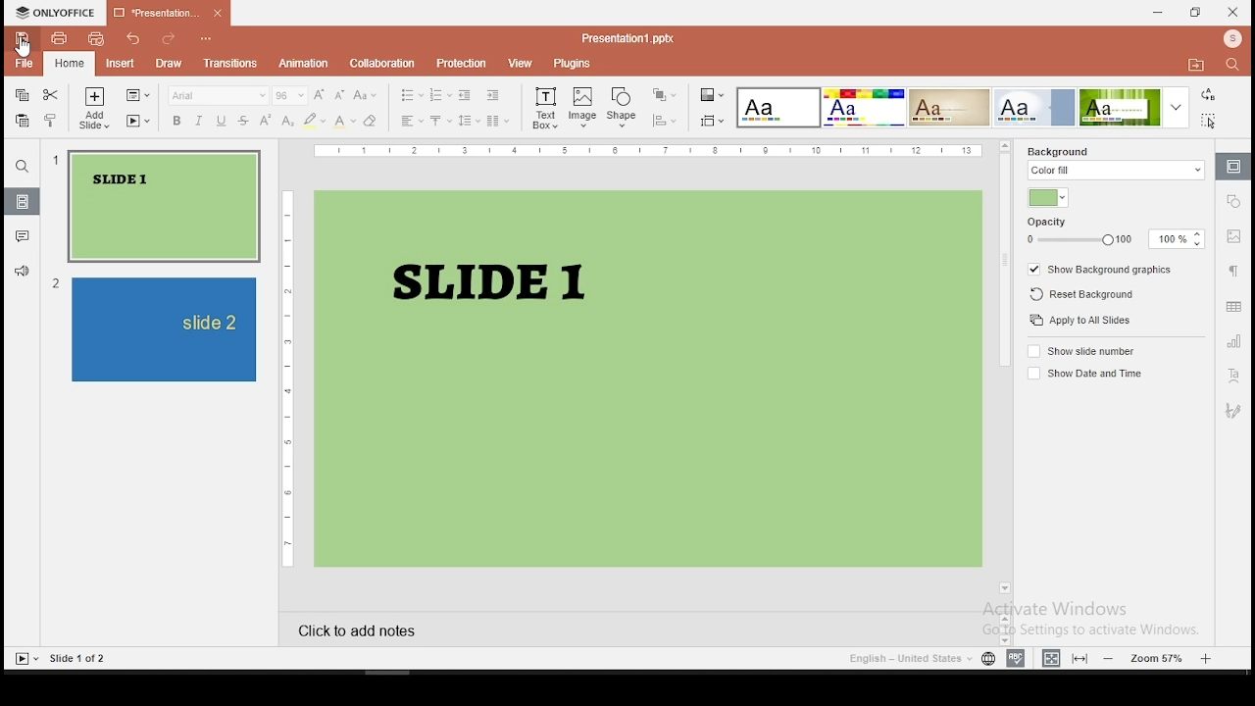  I want to click on redo, so click(165, 39).